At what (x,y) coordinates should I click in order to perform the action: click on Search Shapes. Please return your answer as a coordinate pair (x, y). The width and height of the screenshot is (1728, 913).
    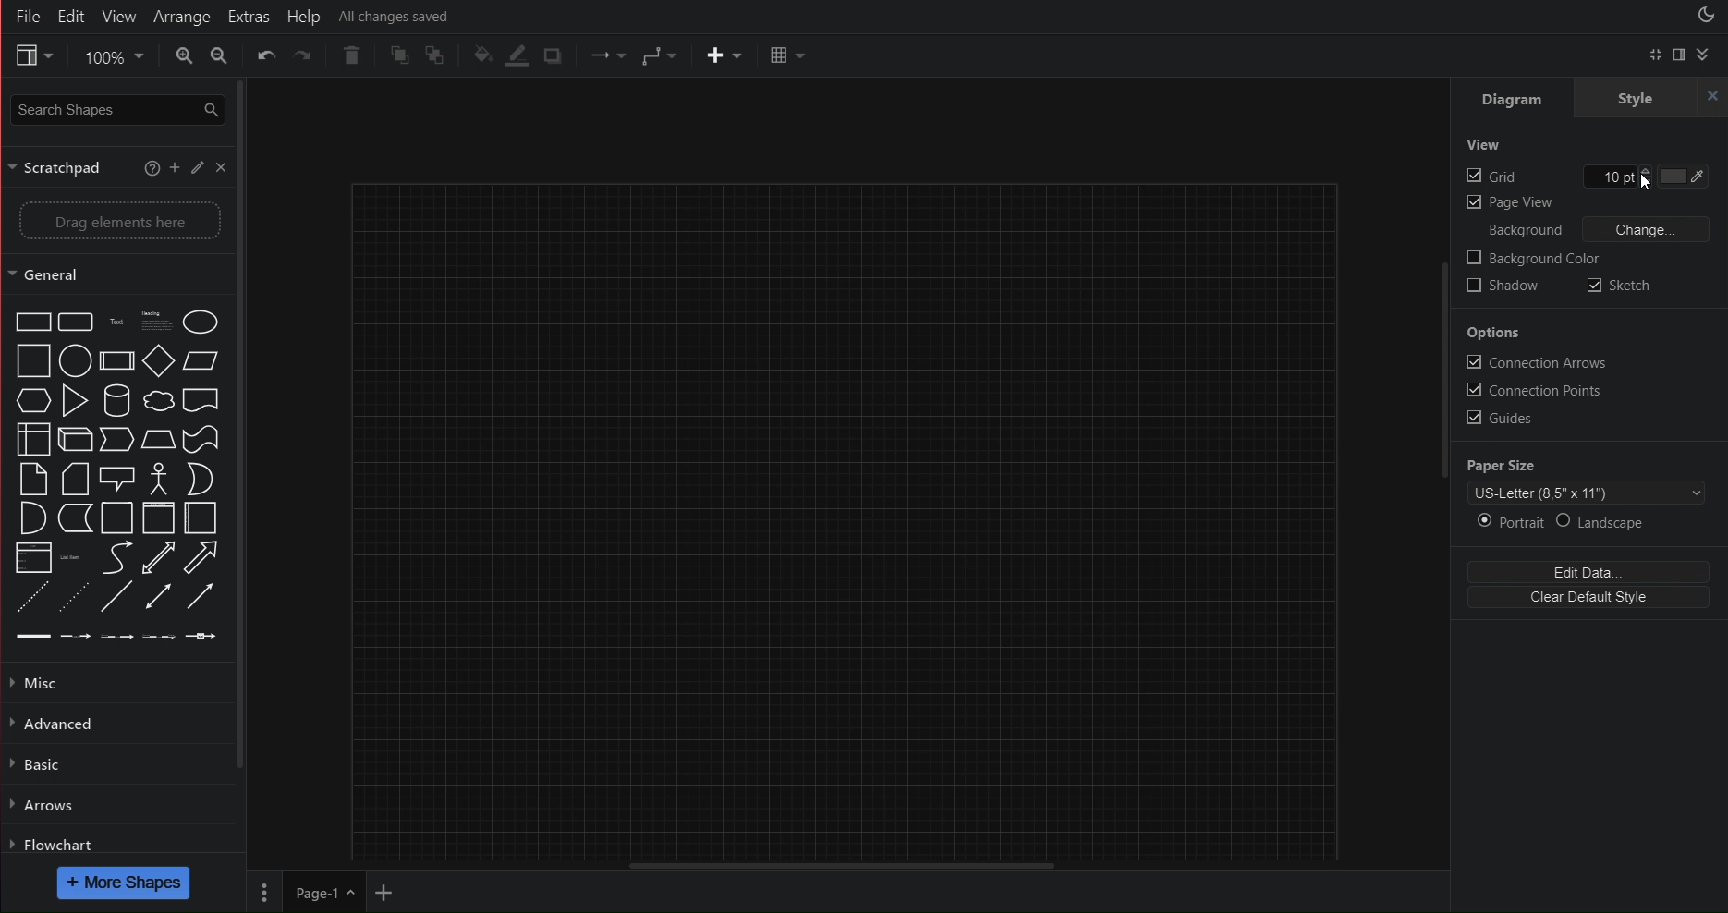
    Looking at the image, I should click on (115, 112).